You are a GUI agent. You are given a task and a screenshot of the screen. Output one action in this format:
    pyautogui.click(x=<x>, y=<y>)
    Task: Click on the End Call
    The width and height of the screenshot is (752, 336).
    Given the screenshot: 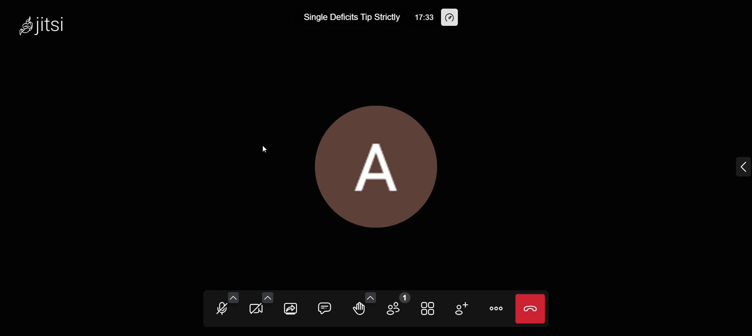 What is the action you would take?
    pyautogui.click(x=532, y=309)
    